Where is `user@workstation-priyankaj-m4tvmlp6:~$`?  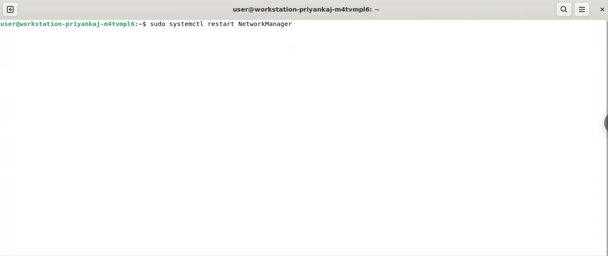 user@workstation-priyankaj-m4tvmlp6:~$ is located at coordinates (74, 24).